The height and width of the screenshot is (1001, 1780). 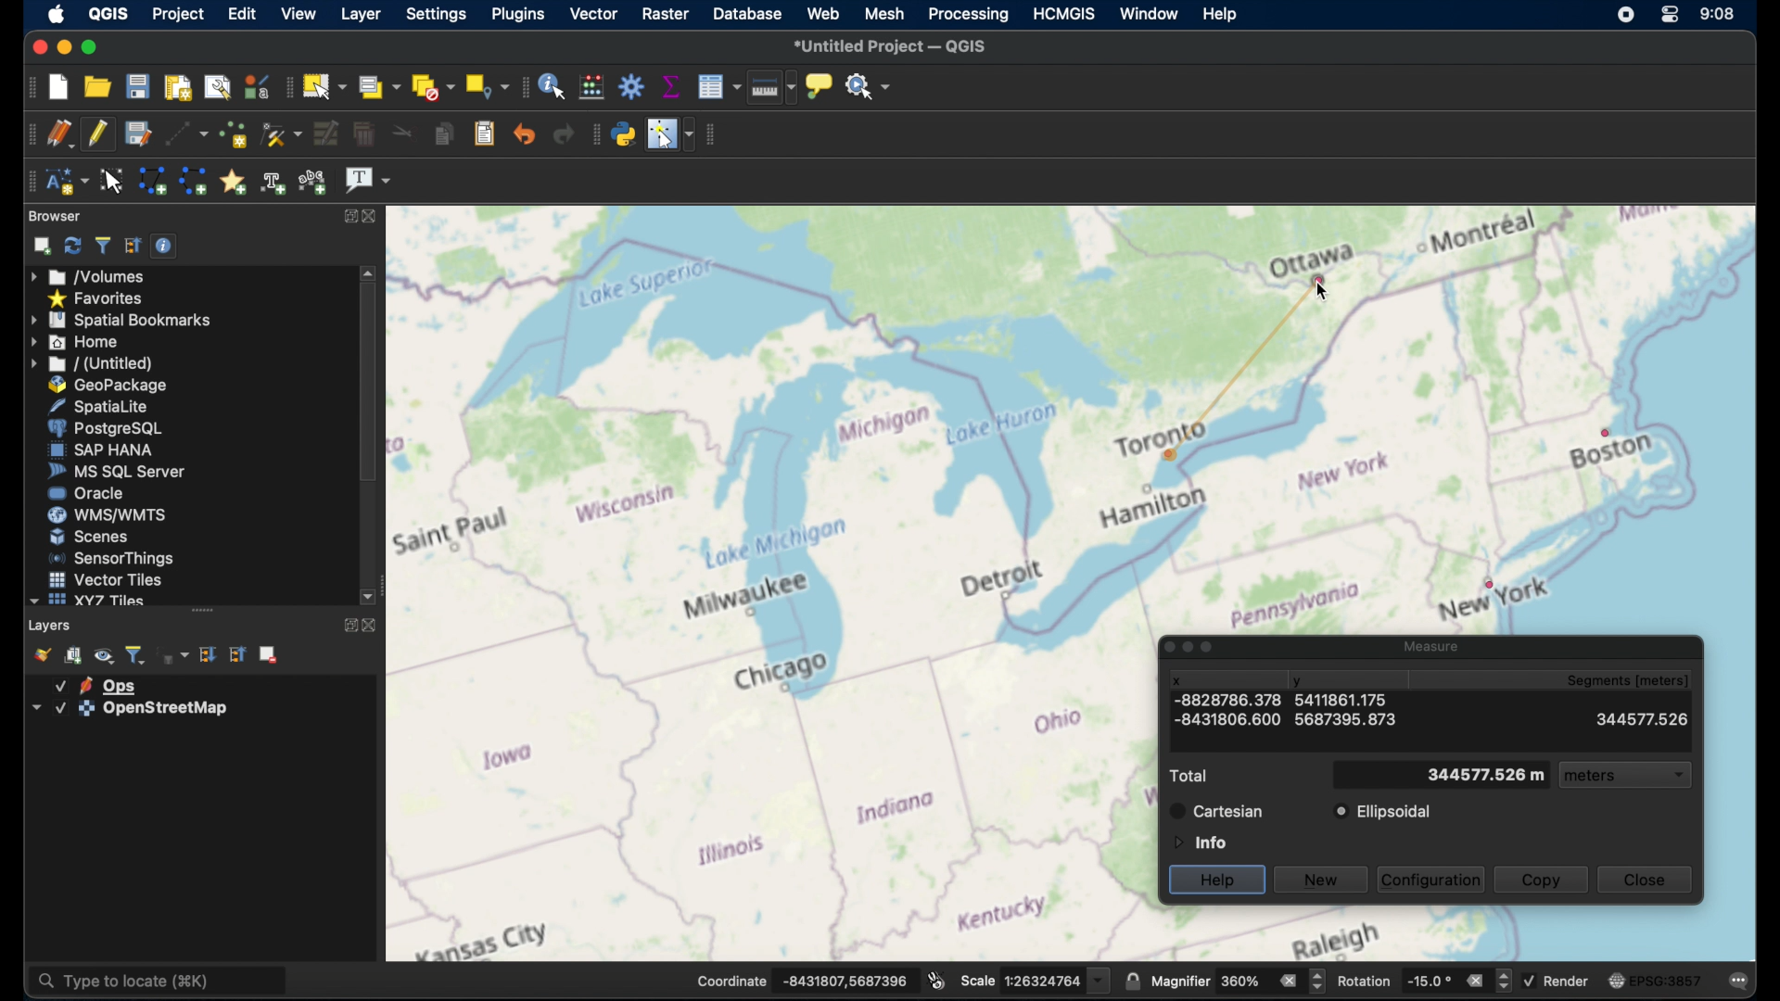 I want to click on layer, so click(x=125, y=709).